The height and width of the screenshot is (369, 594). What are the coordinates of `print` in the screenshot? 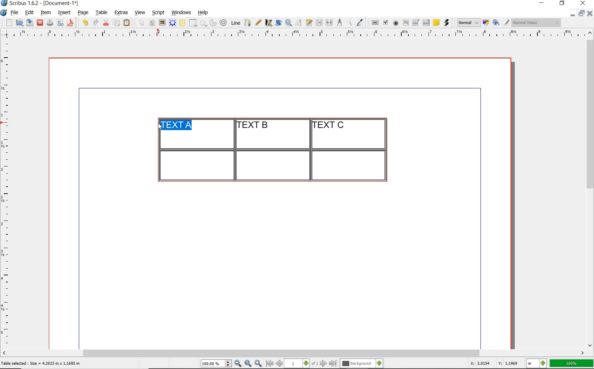 It's located at (49, 23).